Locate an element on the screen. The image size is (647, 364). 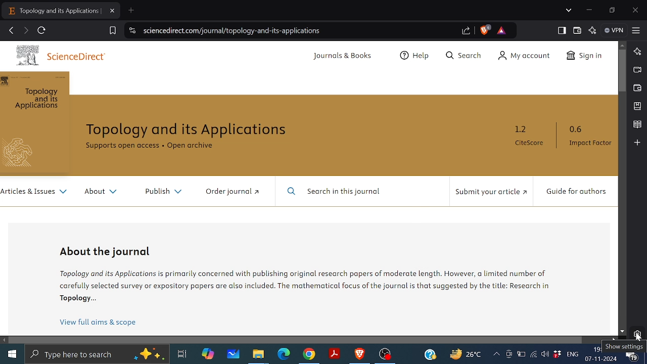
Help is located at coordinates (430, 354).